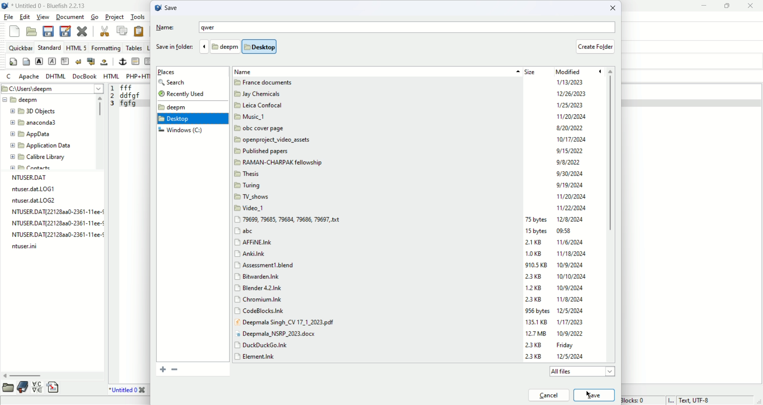  Describe the element at coordinates (70, 17) in the screenshot. I see `document` at that location.